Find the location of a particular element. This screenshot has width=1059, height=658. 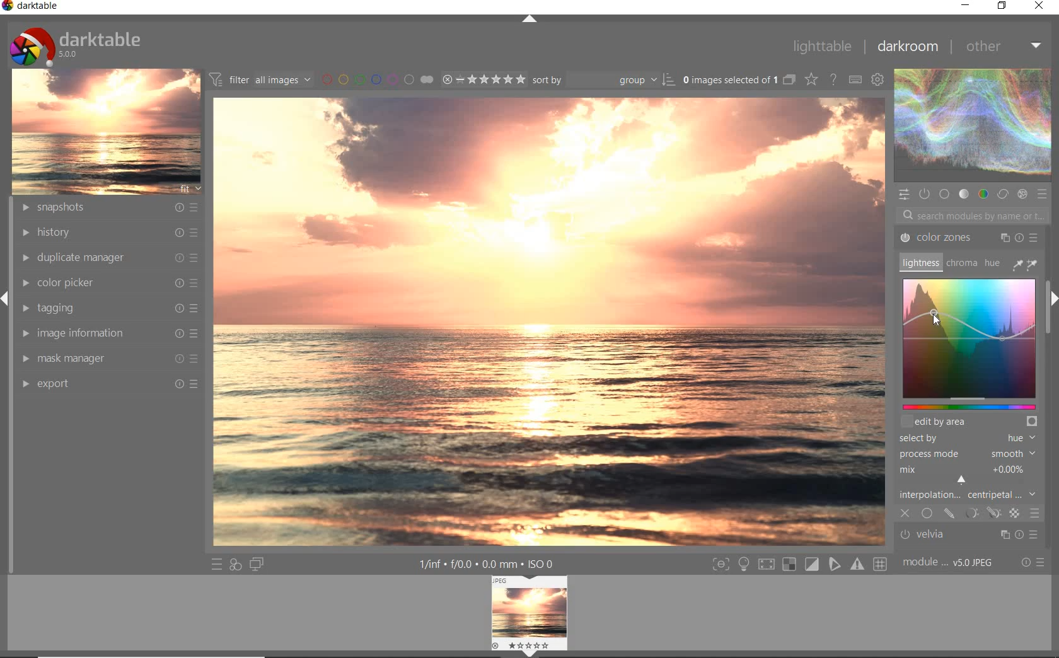

IMAGE is located at coordinates (106, 130).